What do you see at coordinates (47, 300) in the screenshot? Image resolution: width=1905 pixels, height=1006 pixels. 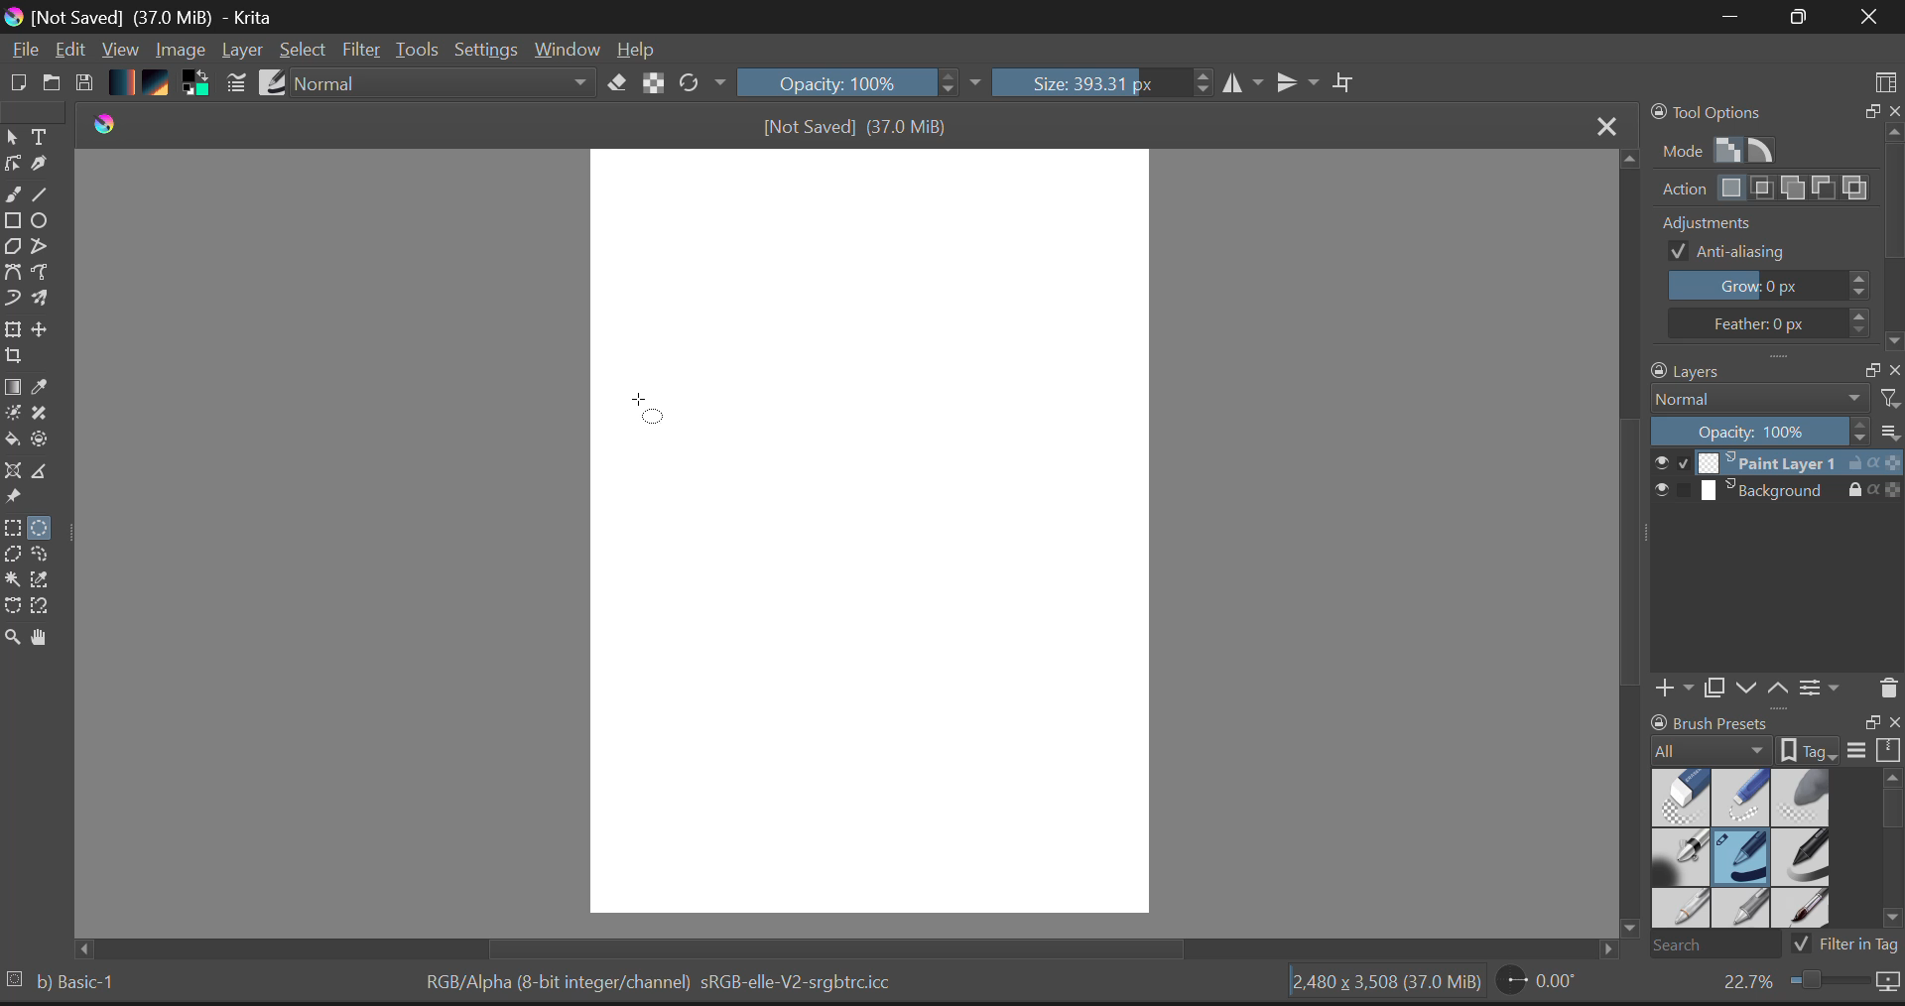 I see `Multibrush Tool` at bounding box center [47, 300].